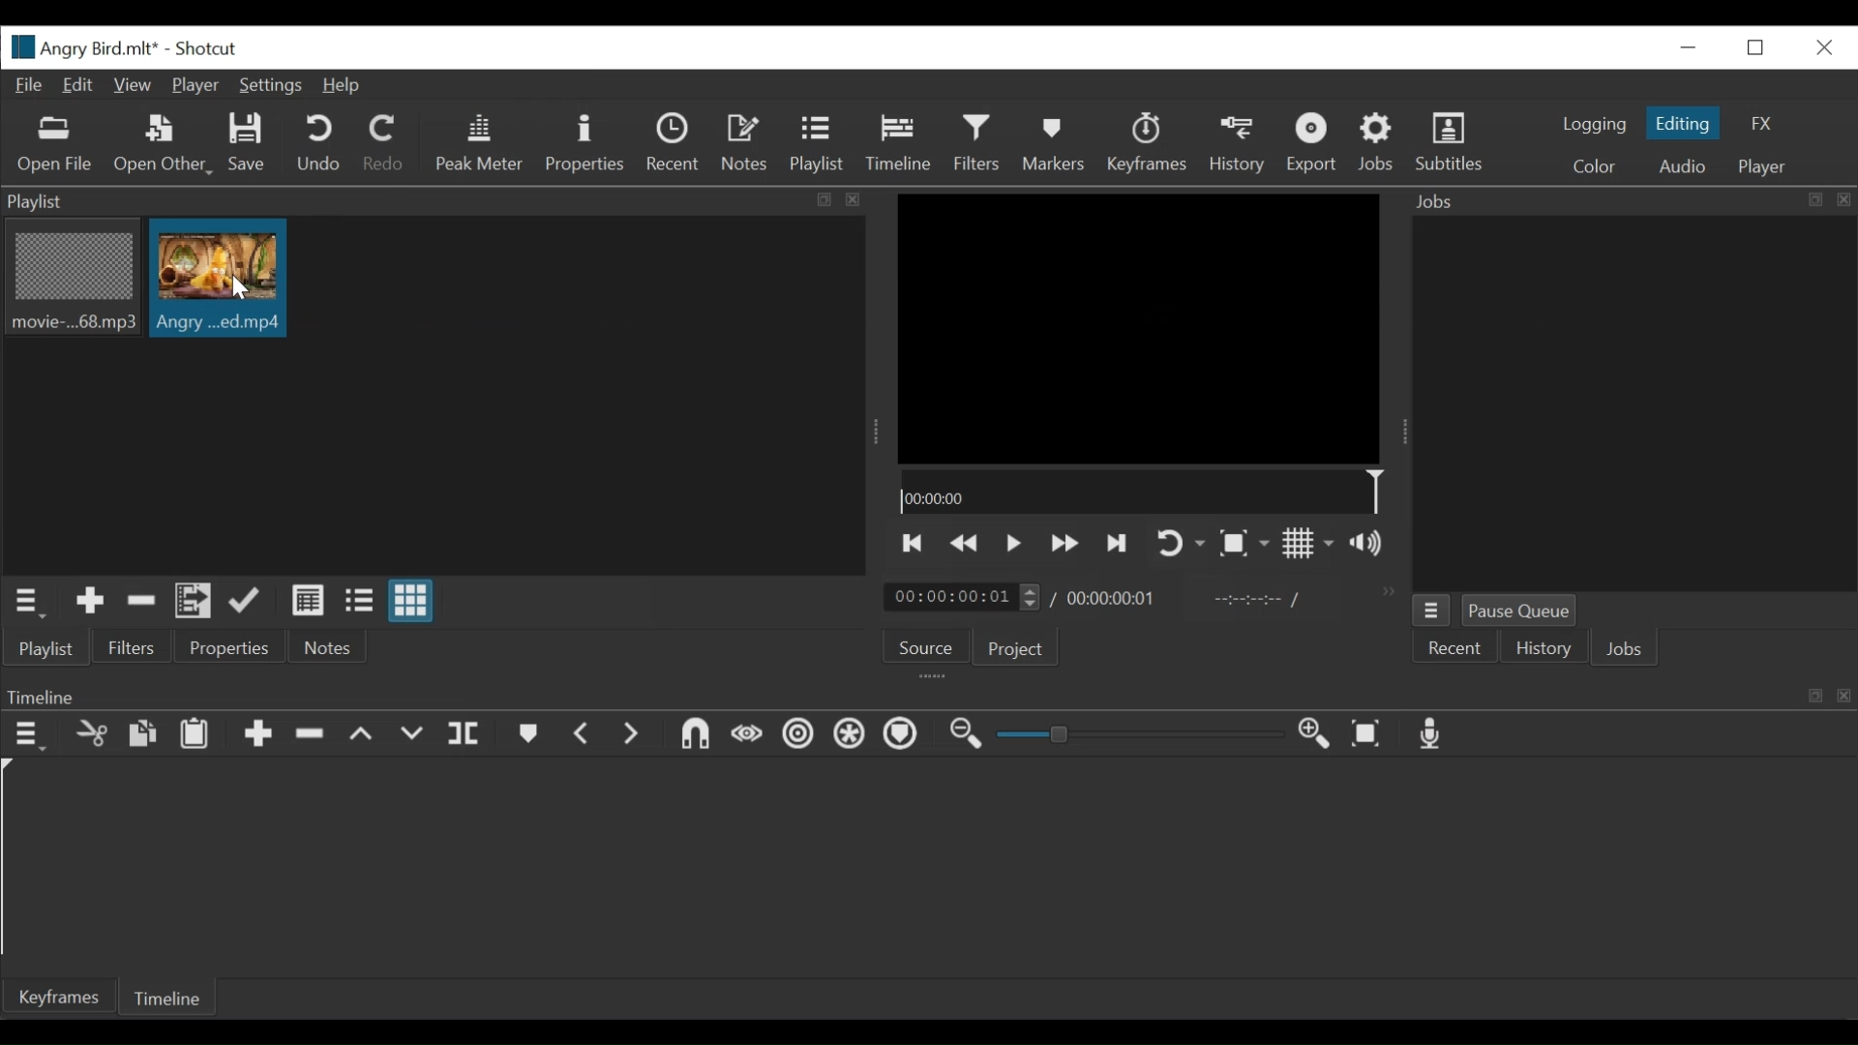  What do you see at coordinates (1519, 609) in the screenshot?
I see `Pause Queue` at bounding box center [1519, 609].